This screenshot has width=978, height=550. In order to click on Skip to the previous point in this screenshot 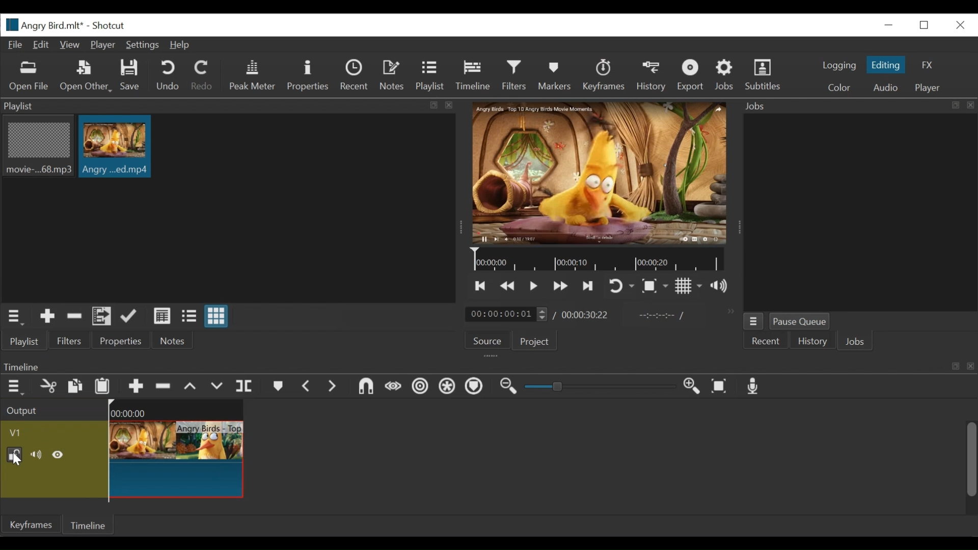, I will do `click(480, 287)`.